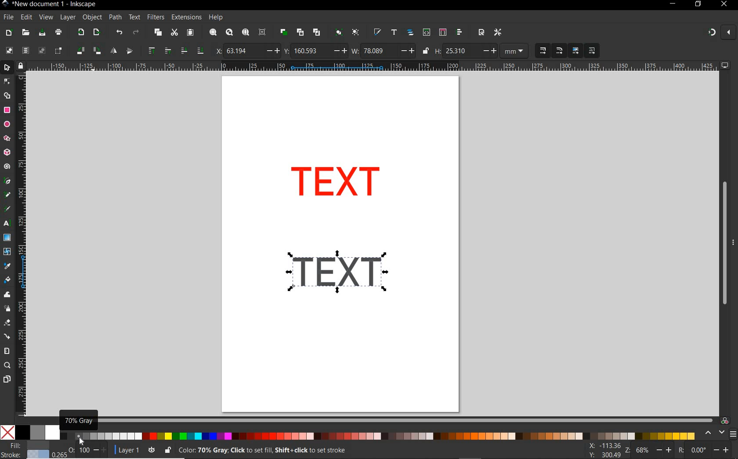 This screenshot has width=738, height=459. Describe the element at coordinates (716, 33) in the screenshot. I see `ENABLE SNAPPING TOOL` at that location.